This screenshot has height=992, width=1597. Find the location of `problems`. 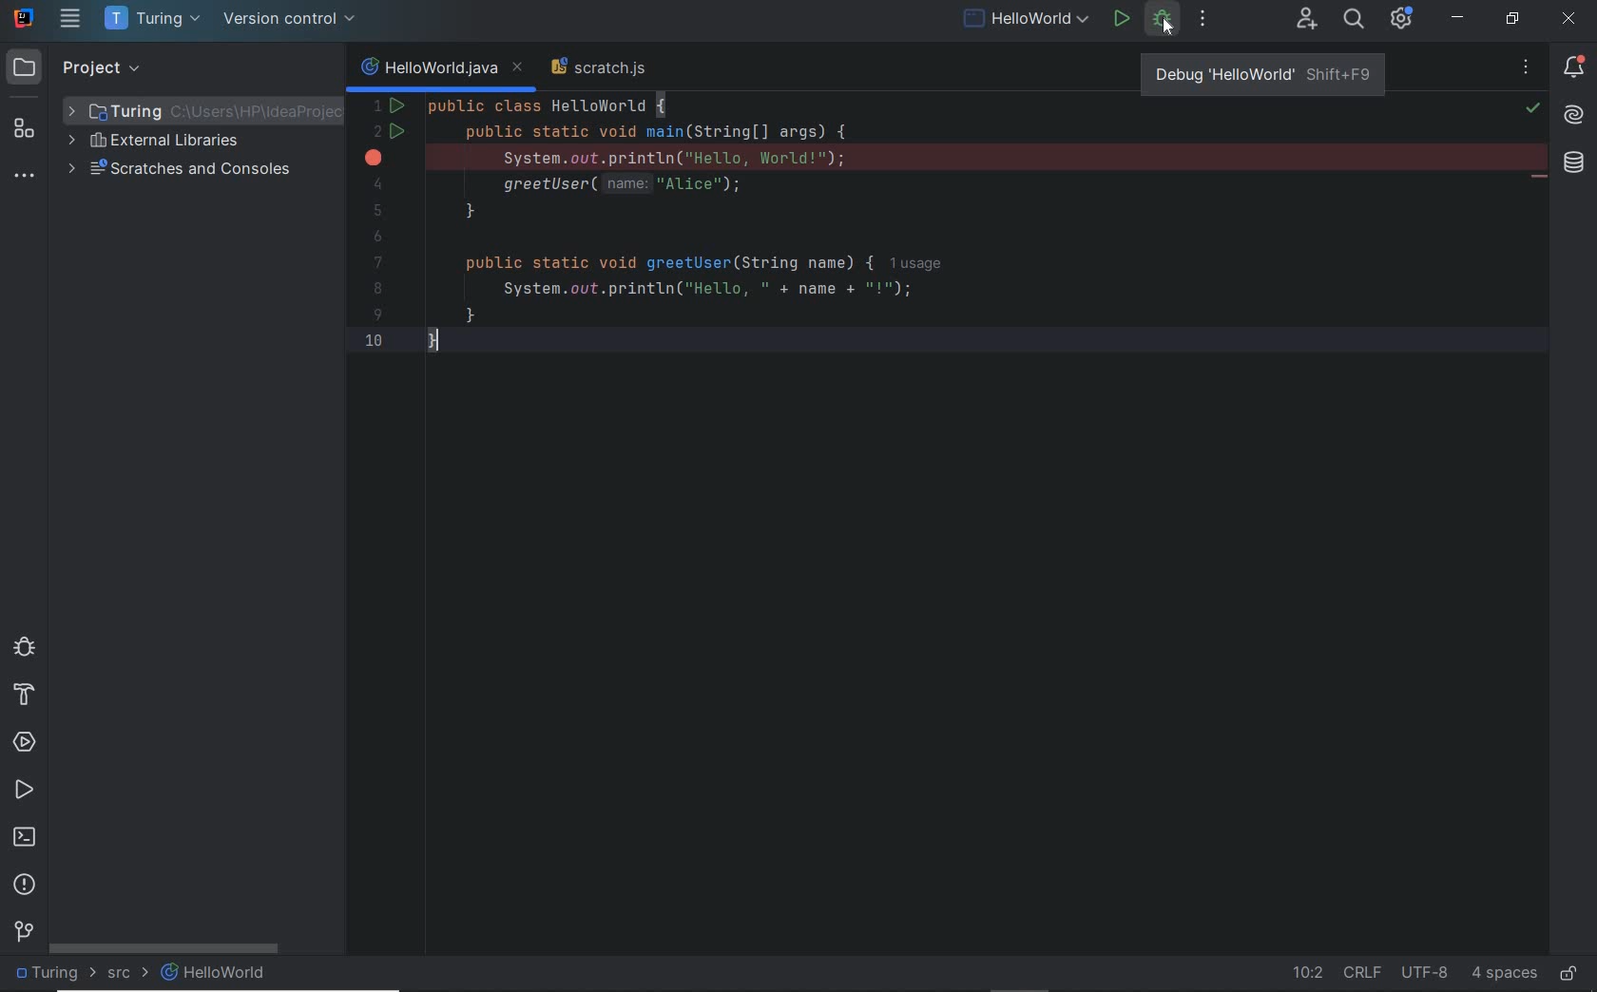

problems is located at coordinates (26, 885).